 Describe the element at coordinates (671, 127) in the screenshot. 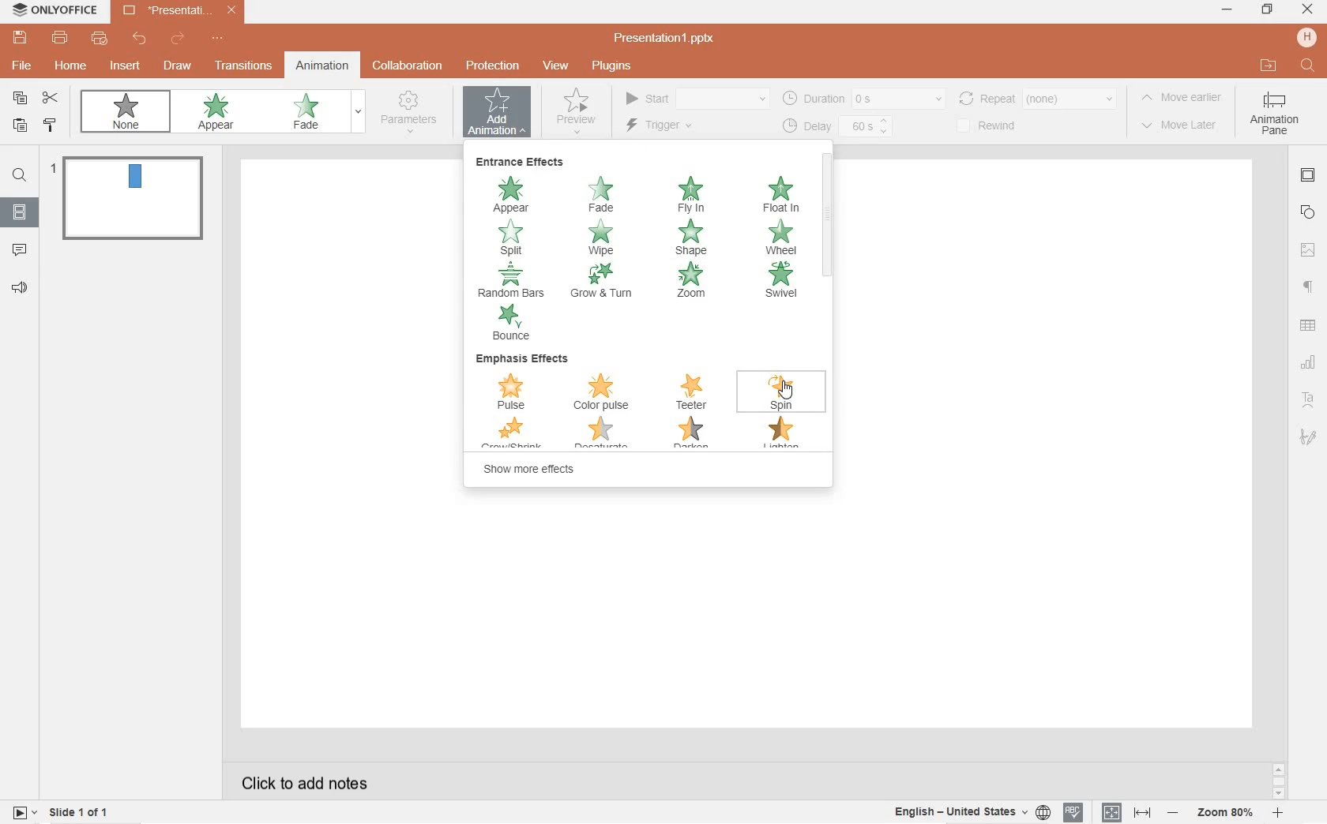

I see `trigger` at that location.